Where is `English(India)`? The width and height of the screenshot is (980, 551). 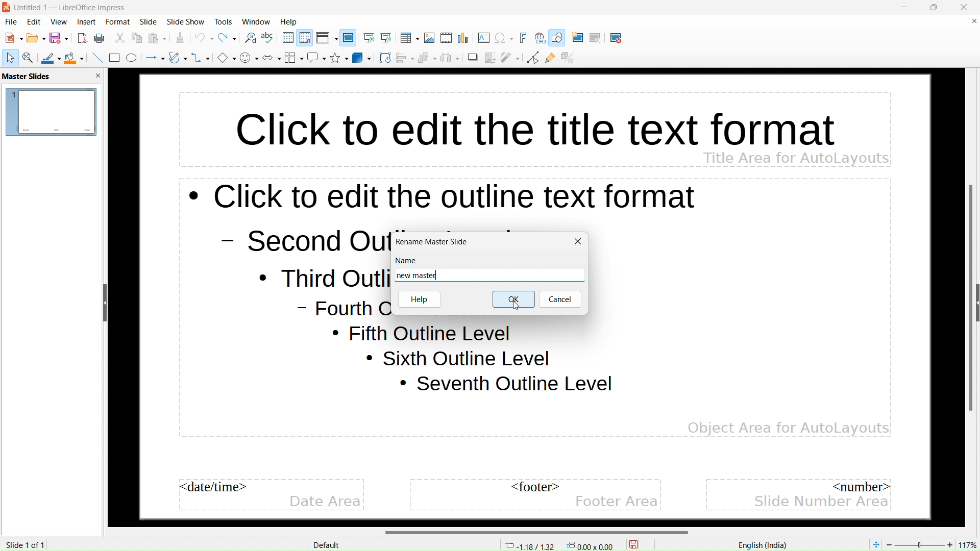
English(India) is located at coordinates (760, 545).